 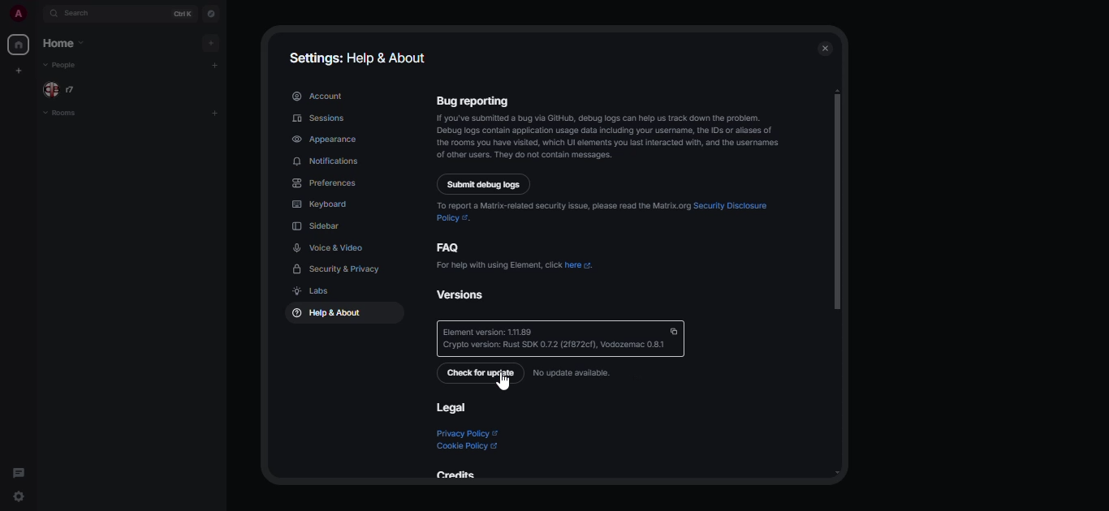 What do you see at coordinates (210, 11) in the screenshot?
I see `navigator` at bounding box center [210, 11].